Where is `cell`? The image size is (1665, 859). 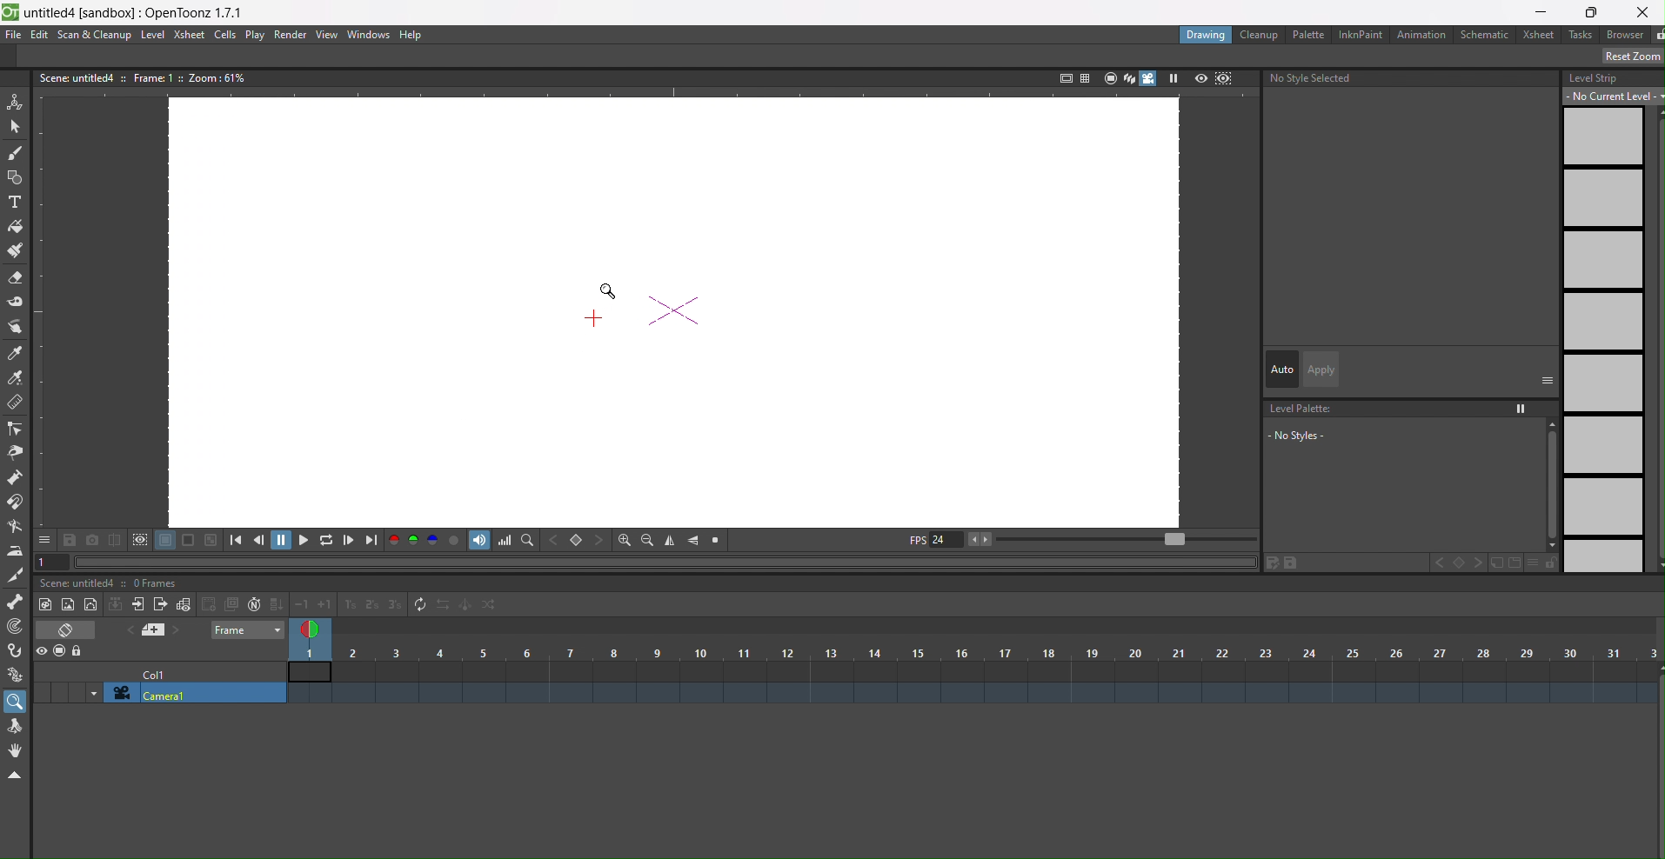 cell is located at coordinates (159, 676).